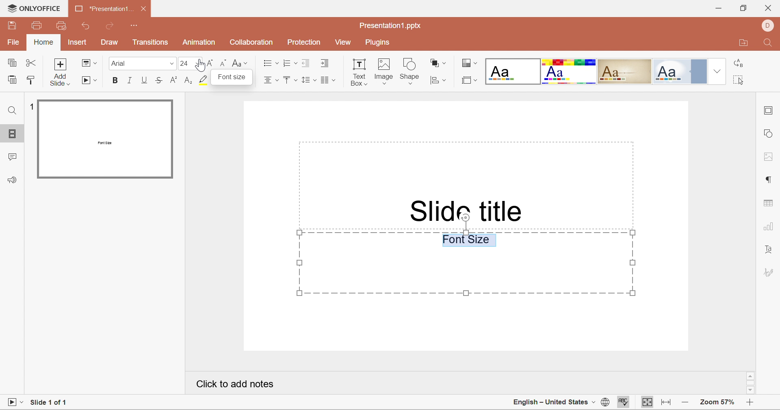 This screenshot has height=410, width=780. I want to click on Strikethrough, so click(160, 78).